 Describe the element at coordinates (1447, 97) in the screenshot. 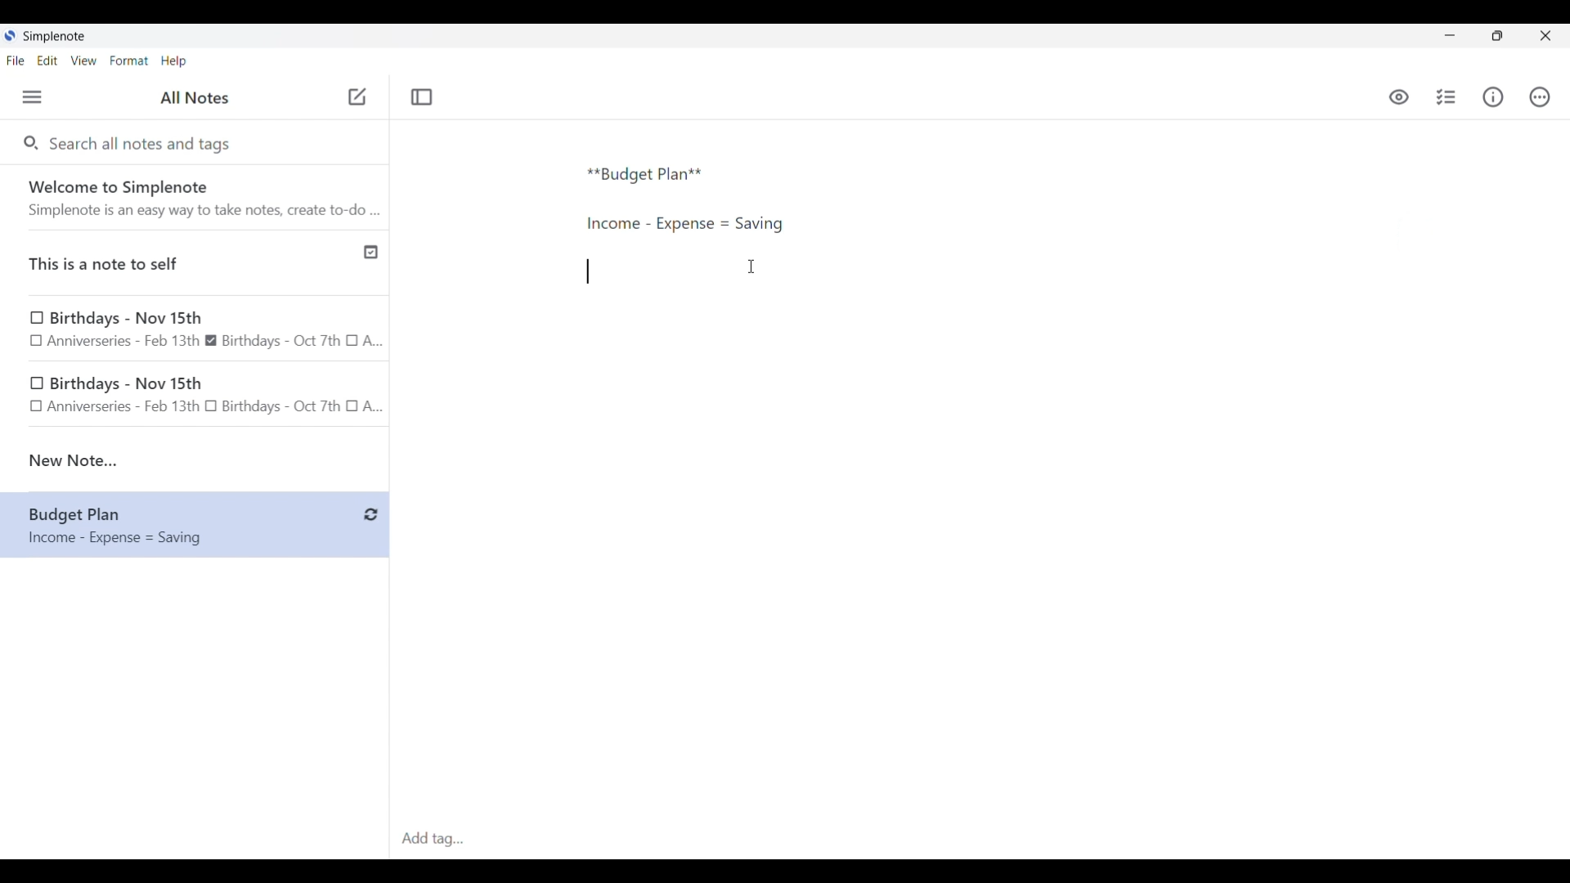

I see `Insert checklist` at that location.